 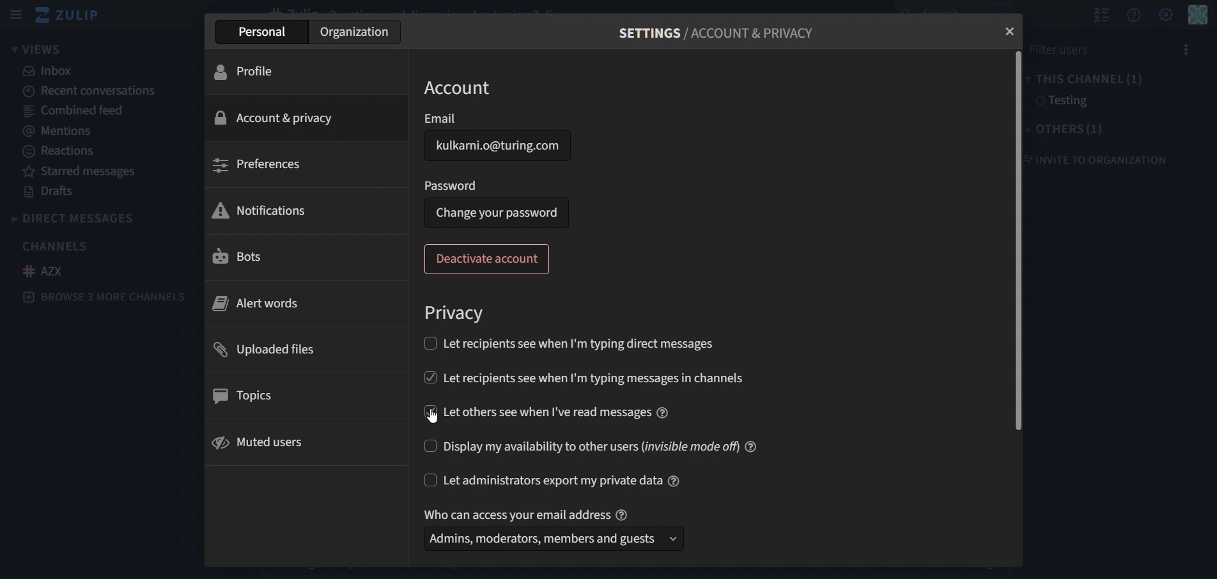 I want to click on let recipients see when I'm typing messages in channels, so click(x=619, y=375).